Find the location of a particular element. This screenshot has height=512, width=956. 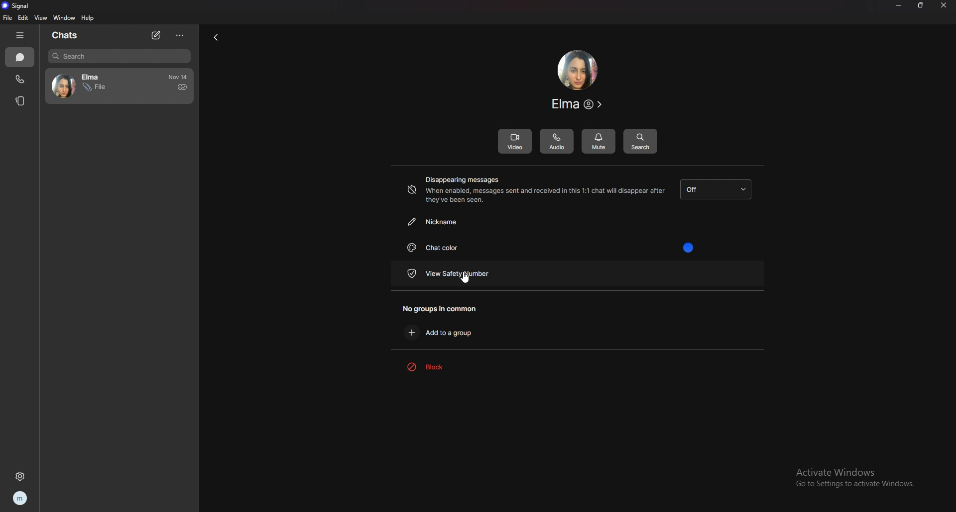

contact name is located at coordinates (579, 104).